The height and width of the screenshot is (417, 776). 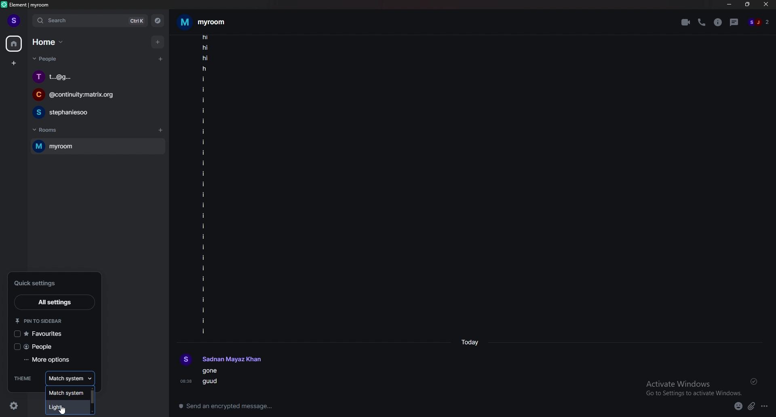 What do you see at coordinates (90, 21) in the screenshot?
I see `search bar` at bounding box center [90, 21].